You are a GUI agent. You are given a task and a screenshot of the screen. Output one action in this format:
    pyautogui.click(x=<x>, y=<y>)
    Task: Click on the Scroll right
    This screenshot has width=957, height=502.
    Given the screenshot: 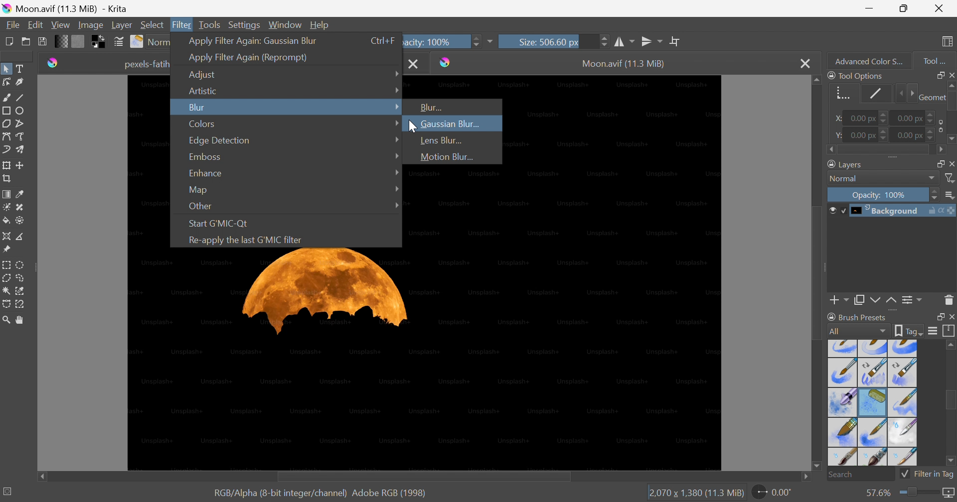 What is the action you would take?
    pyautogui.click(x=941, y=150)
    